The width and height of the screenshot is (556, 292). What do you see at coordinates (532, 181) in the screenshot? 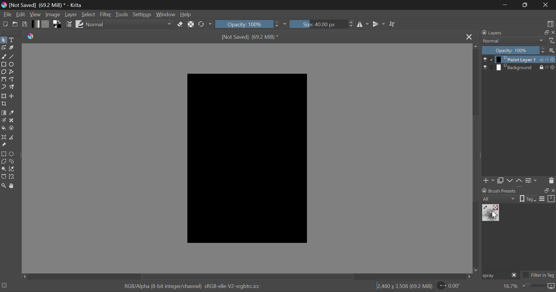
I see `Settings` at bounding box center [532, 181].